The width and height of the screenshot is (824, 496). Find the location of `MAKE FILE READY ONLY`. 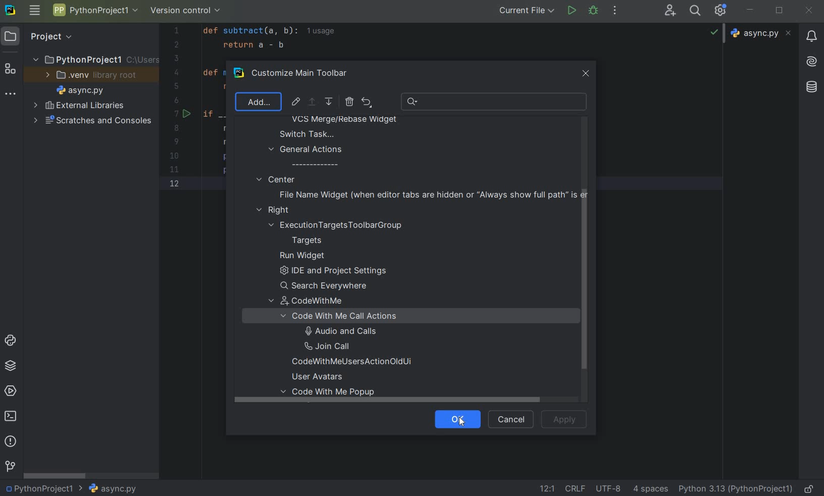

MAKE FILE READY ONLY is located at coordinates (811, 488).